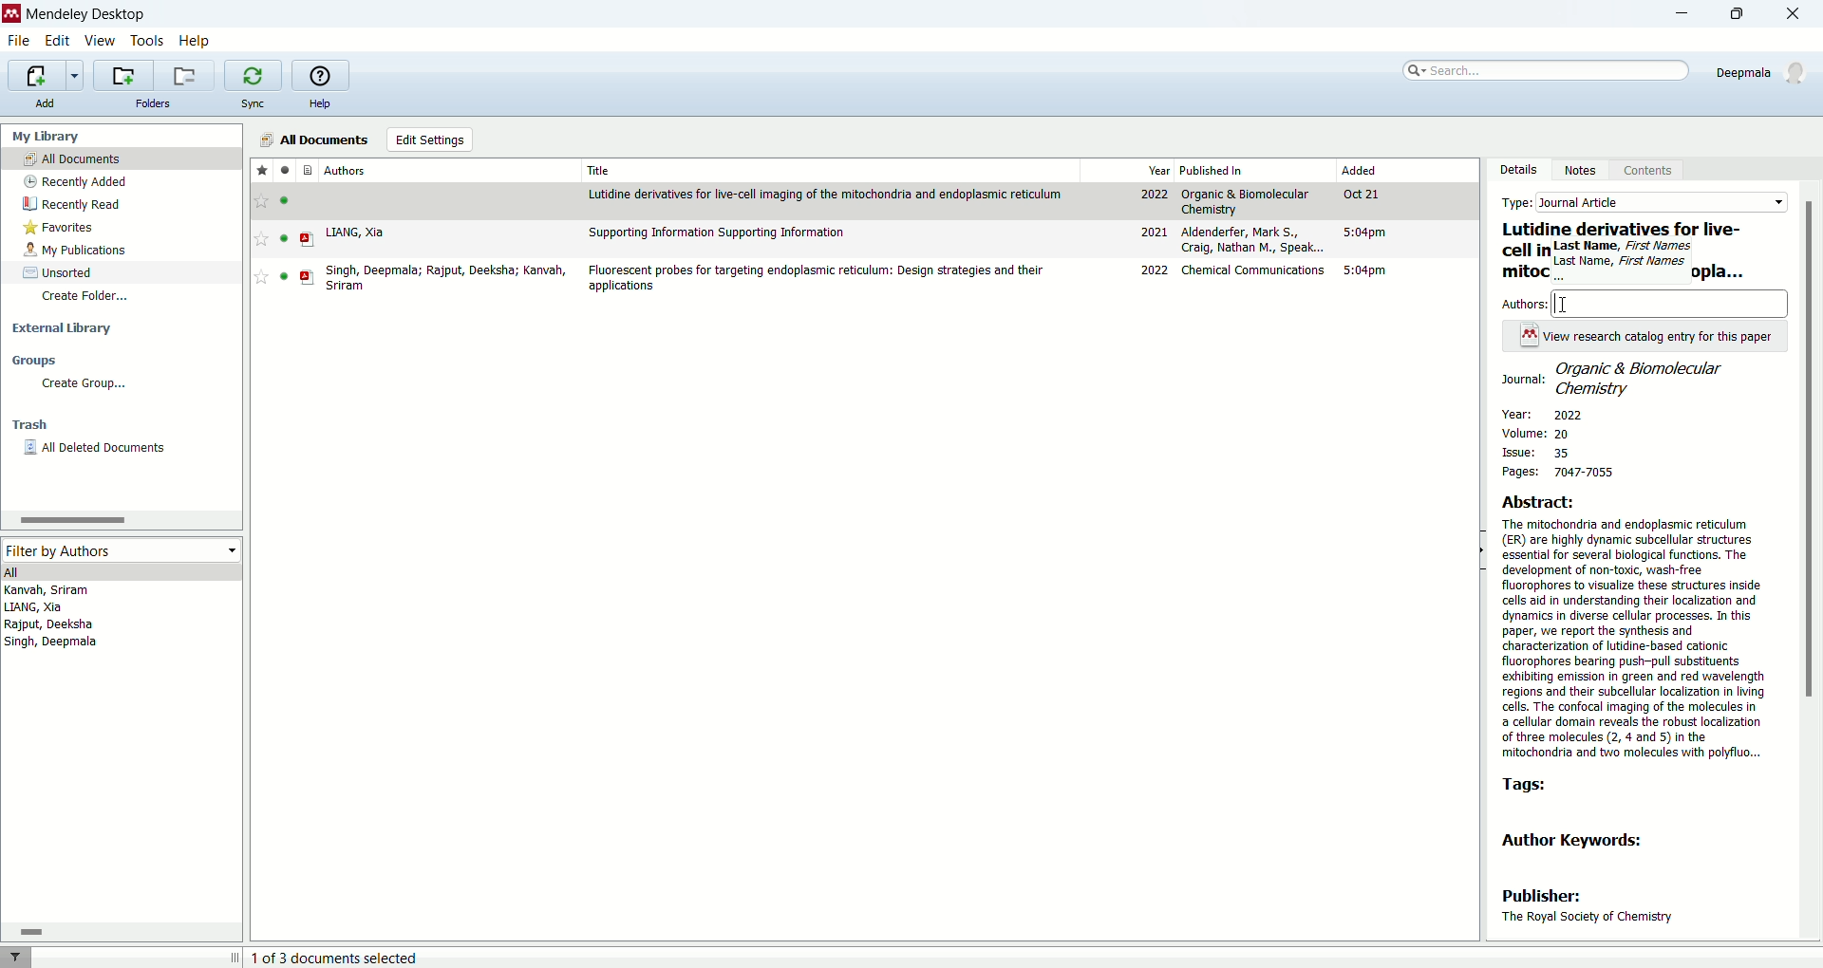 The image size is (1823, 968). Describe the element at coordinates (1622, 261) in the screenshot. I see `Last Kame, First Names
Last Name, Fst Hames` at that location.